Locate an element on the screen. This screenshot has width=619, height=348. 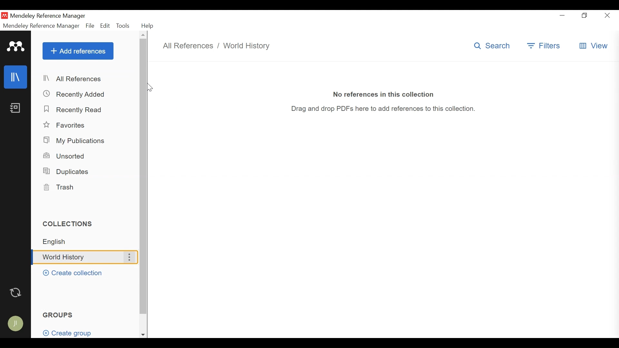
Recently Added is located at coordinates (74, 94).